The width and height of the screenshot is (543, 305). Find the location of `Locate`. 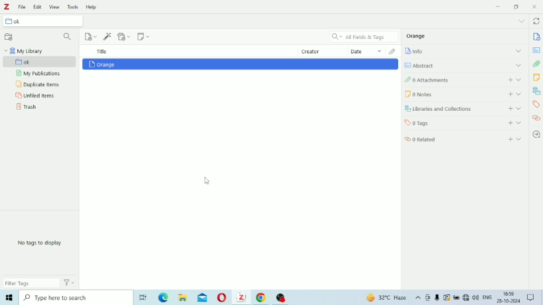

Locate is located at coordinates (536, 135).